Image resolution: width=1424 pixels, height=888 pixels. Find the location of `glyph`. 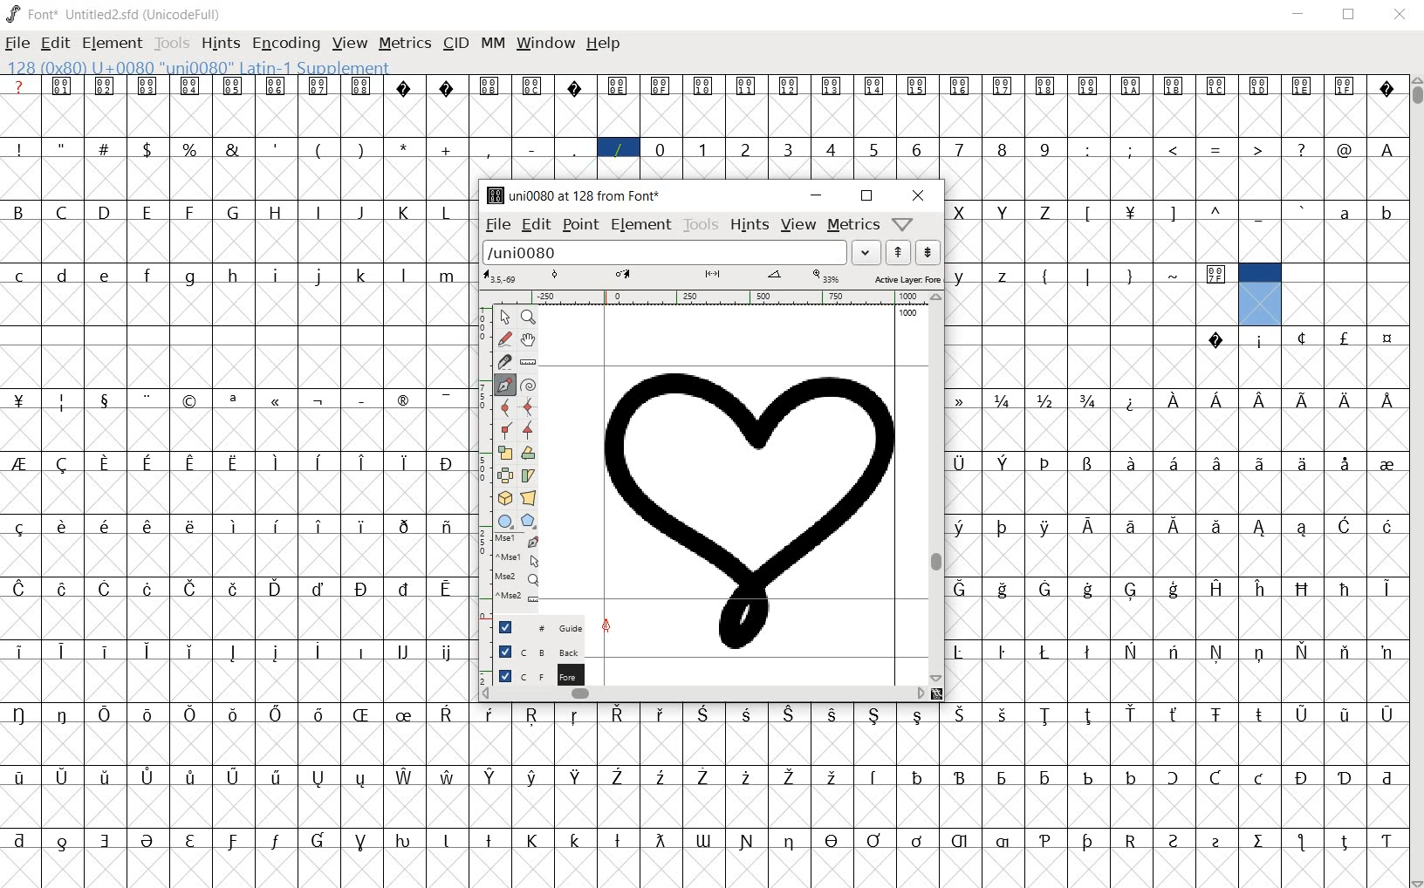

glyph is located at coordinates (1132, 403).